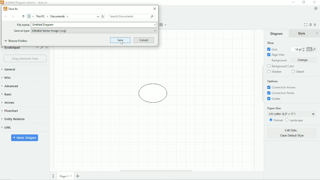 This screenshot has height=180, width=320. What do you see at coordinates (13, 119) in the screenshot?
I see `Entity Relation` at bounding box center [13, 119].